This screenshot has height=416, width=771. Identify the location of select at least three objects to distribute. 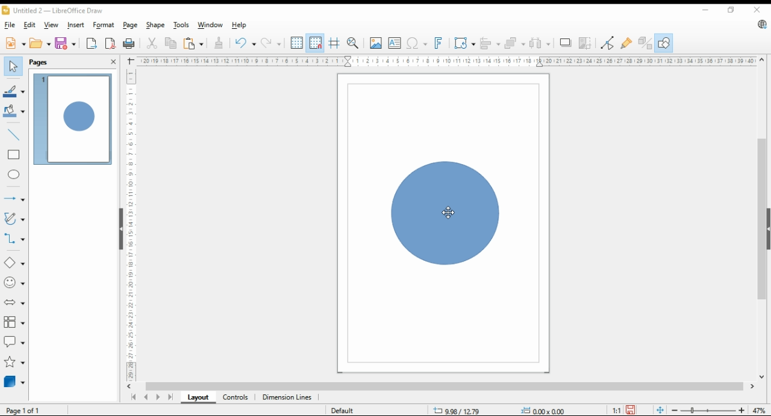
(539, 43).